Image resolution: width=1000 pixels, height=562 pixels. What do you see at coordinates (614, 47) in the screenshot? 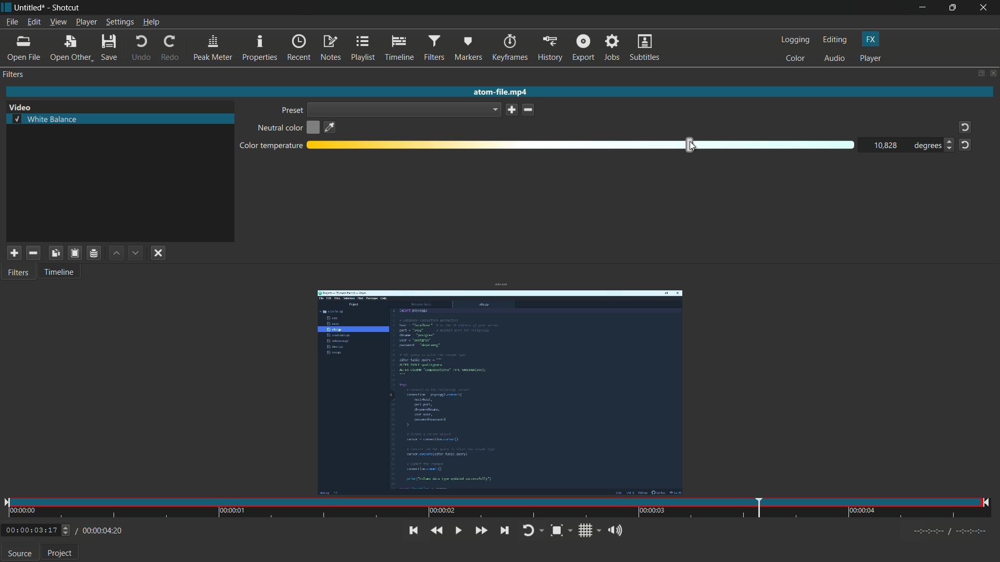
I see `jobs` at bounding box center [614, 47].